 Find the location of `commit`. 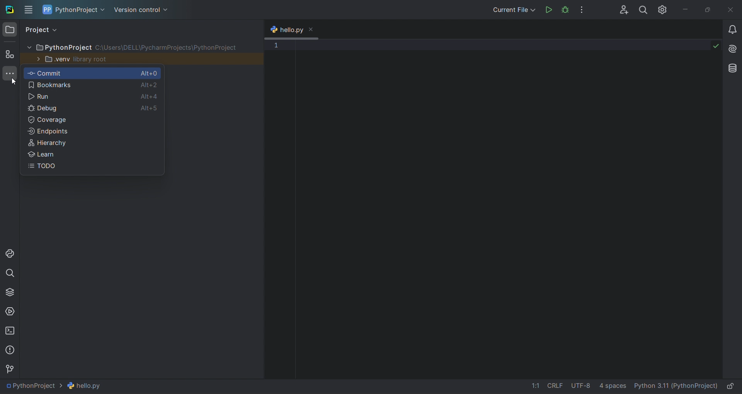

commit is located at coordinates (76, 72).